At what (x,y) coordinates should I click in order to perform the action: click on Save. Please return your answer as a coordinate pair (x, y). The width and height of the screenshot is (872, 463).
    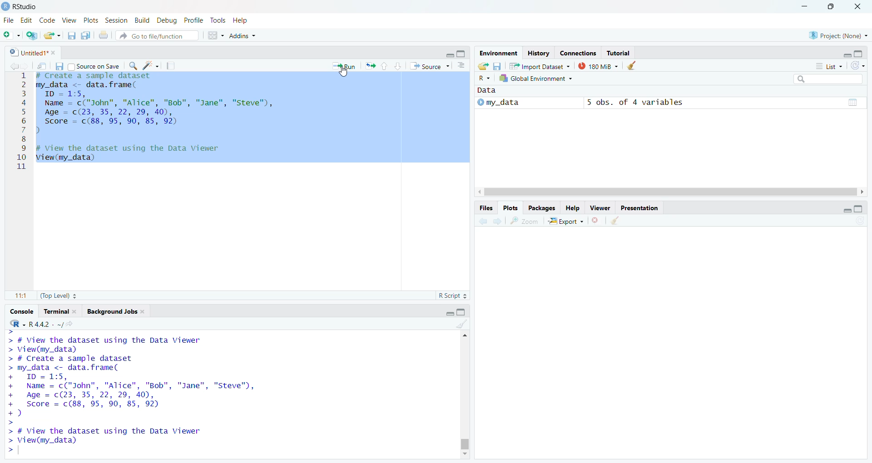
    Looking at the image, I should click on (60, 65).